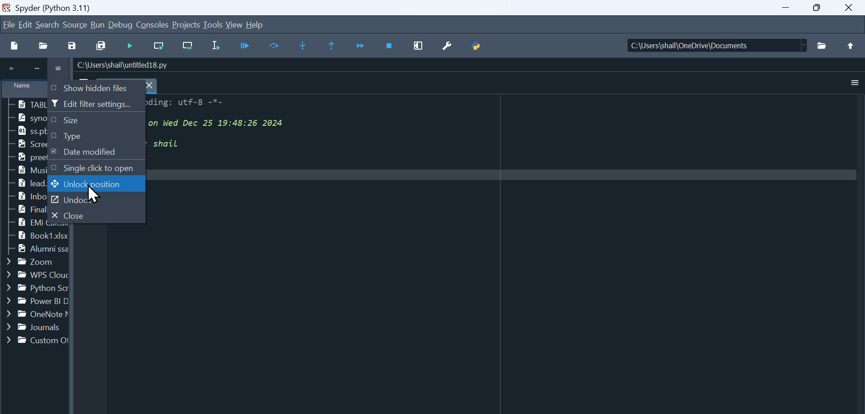  Describe the element at coordinates (23, 117) in the screenshot. I see `synopsis.p..` at that location.